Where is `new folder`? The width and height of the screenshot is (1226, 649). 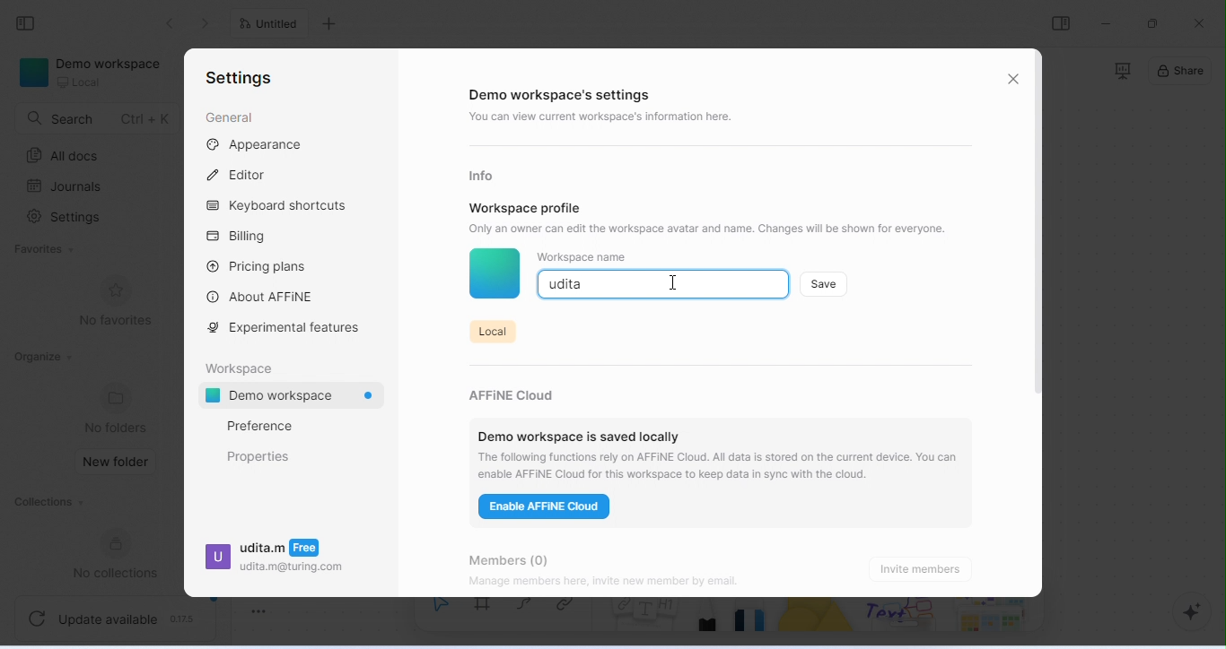
new folder is located at coordinates (118, 463).